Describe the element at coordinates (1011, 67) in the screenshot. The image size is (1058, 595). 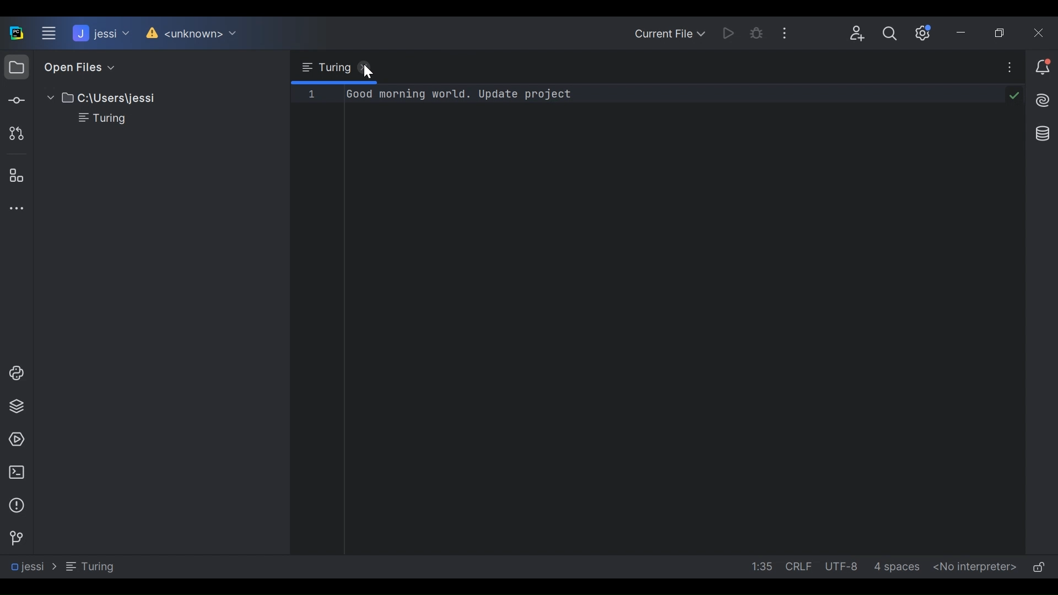
I see `More Options` at that location.